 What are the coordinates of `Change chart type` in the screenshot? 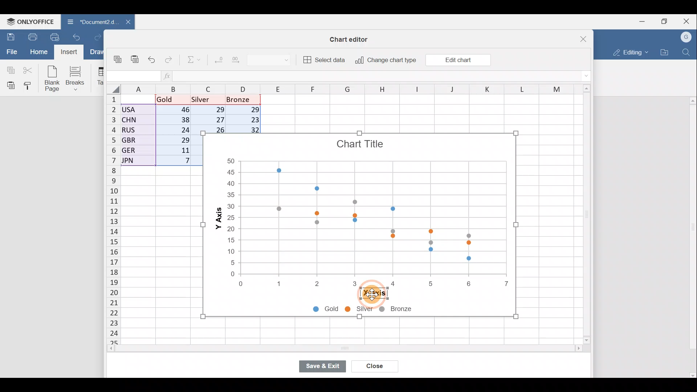 It's located at (386, 60).